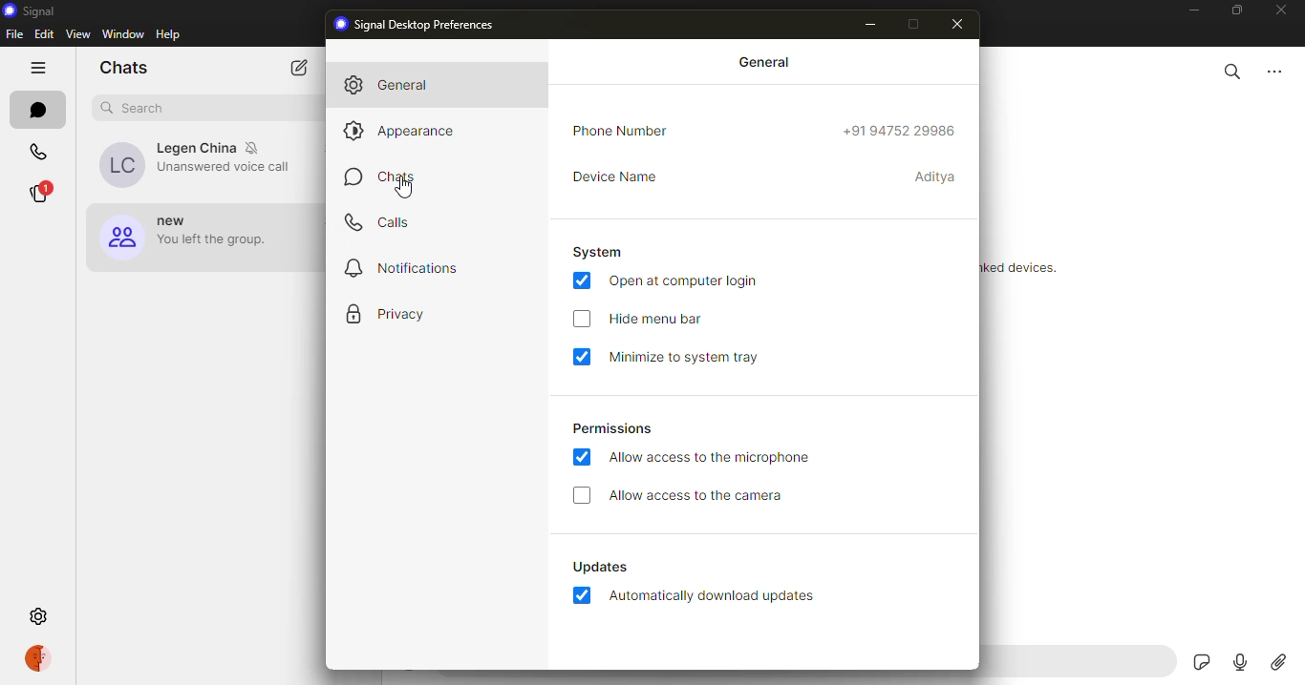 Image resolution: width=1305 pixels, height=685 pixels. What do you see at coordinates (961, 24) in the screenshot?
I see `close` at bounding box center [961, 24].